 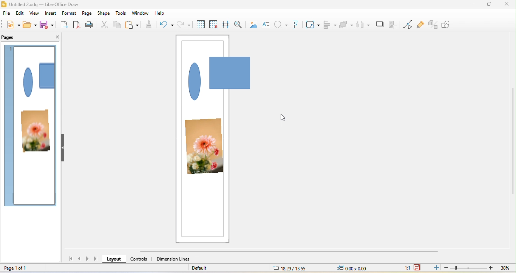 What do you see at coordinates (220, 268) in the screenshot?
I see `default` at bounding box center [220, 268].